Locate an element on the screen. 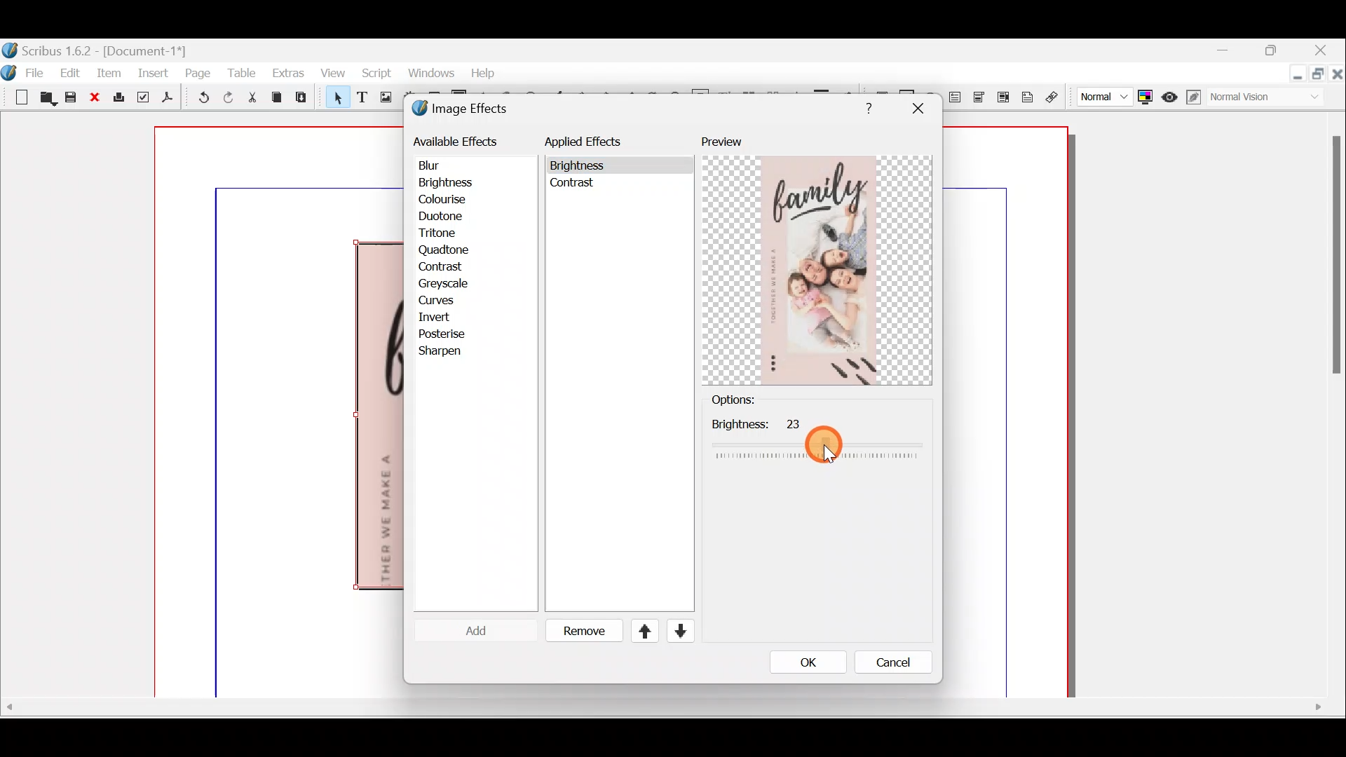 Image resolution: width=1346 pixels, height=757 pixels. Close is located at coordinates (96, 98).